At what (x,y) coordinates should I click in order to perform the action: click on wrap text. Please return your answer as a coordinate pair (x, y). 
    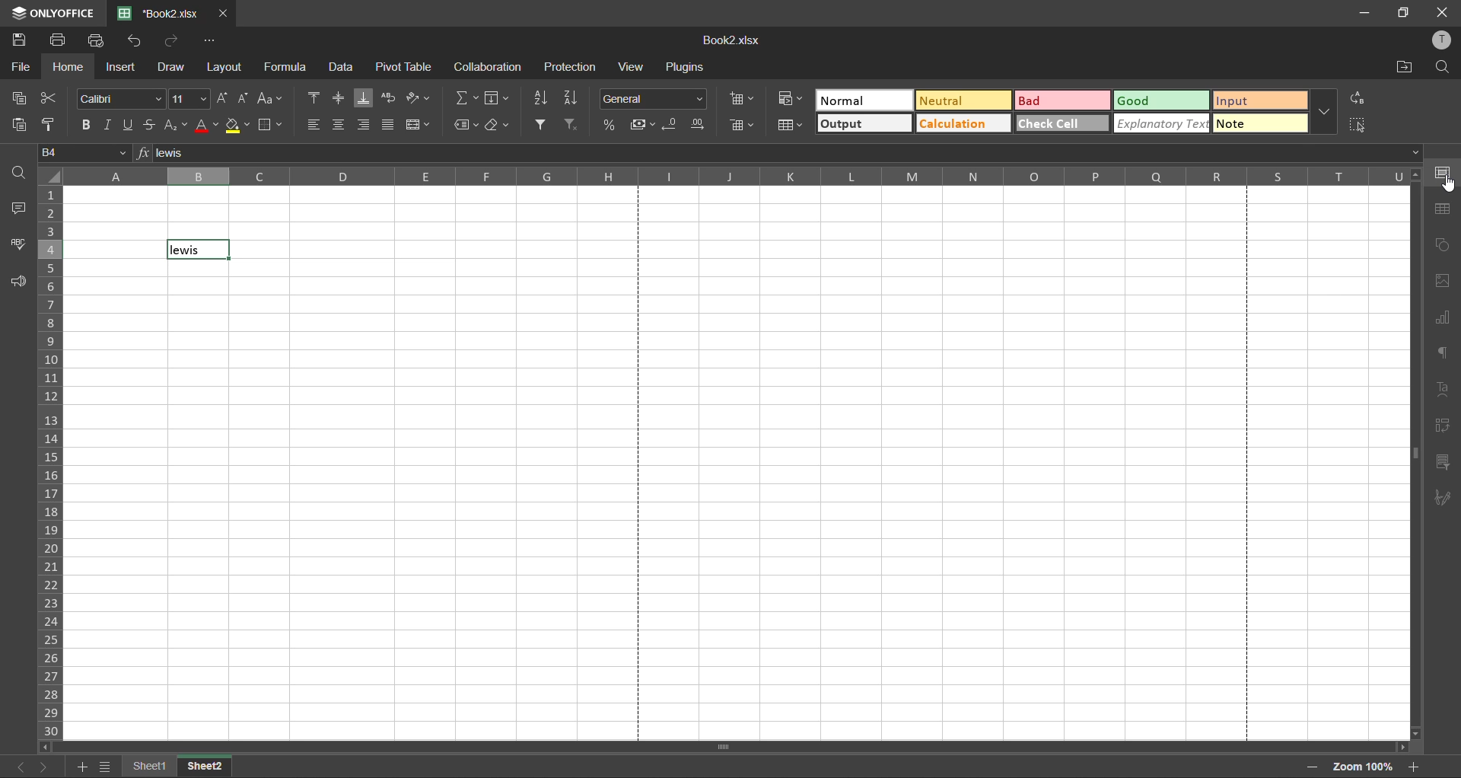
    Looking at the image, I should click on (390, 97).